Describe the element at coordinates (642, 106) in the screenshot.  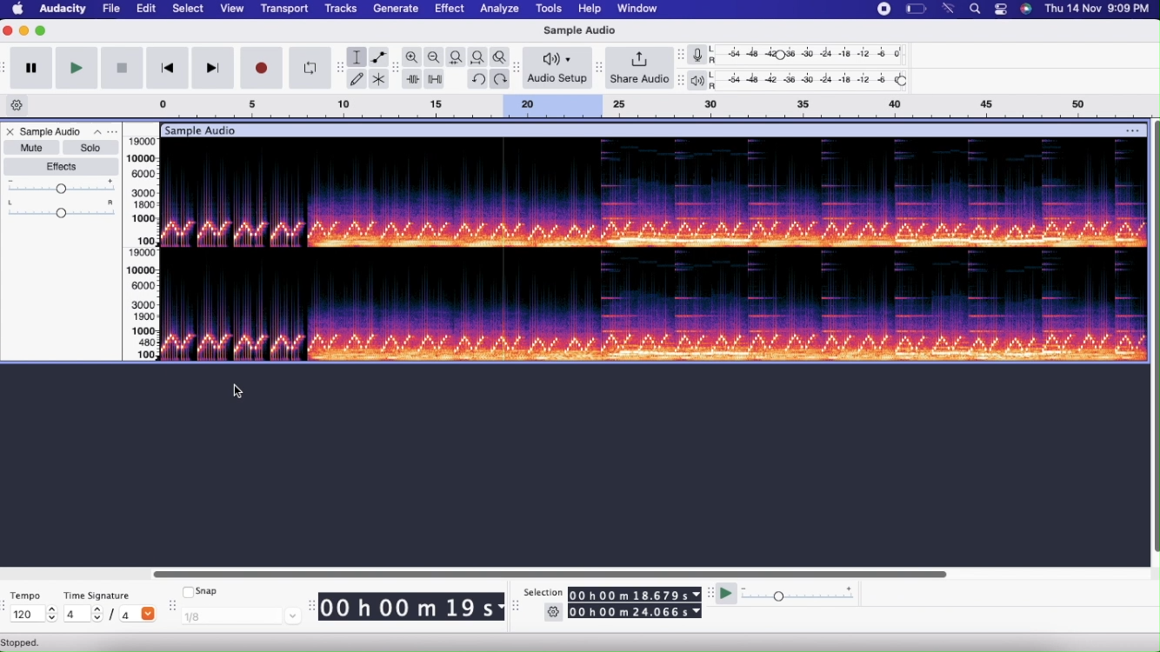
I see `Click and drag to define a looping region` at that location.